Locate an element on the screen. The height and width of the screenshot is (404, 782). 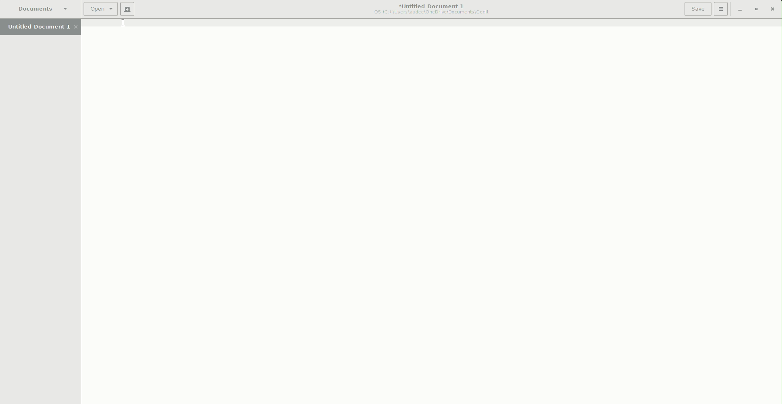
Save is located at coordinates (698, 9).